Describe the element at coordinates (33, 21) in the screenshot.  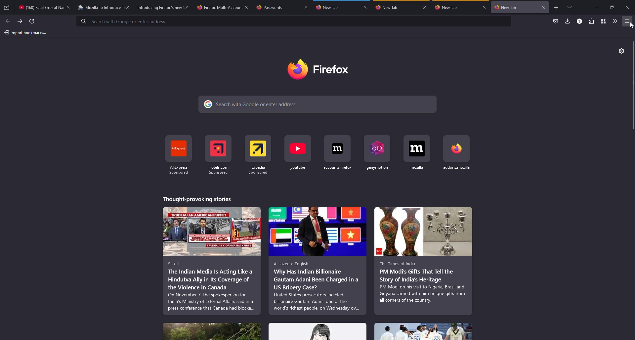
I see `refresh` at that location.